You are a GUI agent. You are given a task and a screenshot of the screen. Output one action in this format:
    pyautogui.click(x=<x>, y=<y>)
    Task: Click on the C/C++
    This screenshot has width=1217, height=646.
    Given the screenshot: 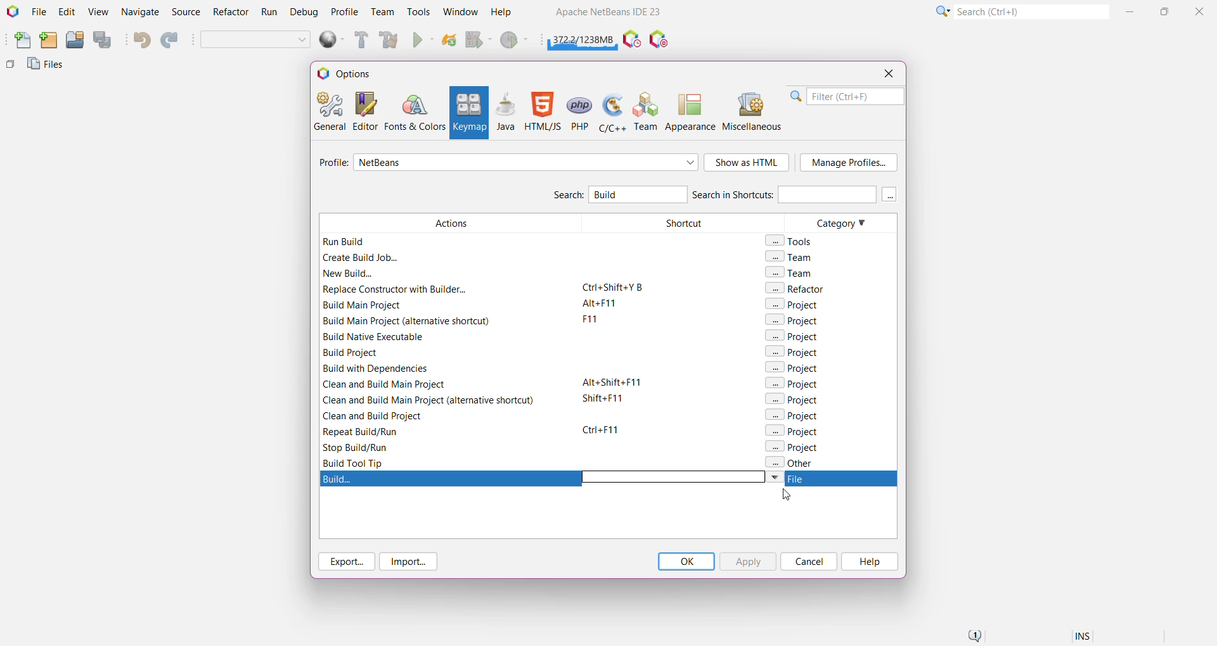 What is the action you would take?
    pyautogui.click(x=611, y=111)
    